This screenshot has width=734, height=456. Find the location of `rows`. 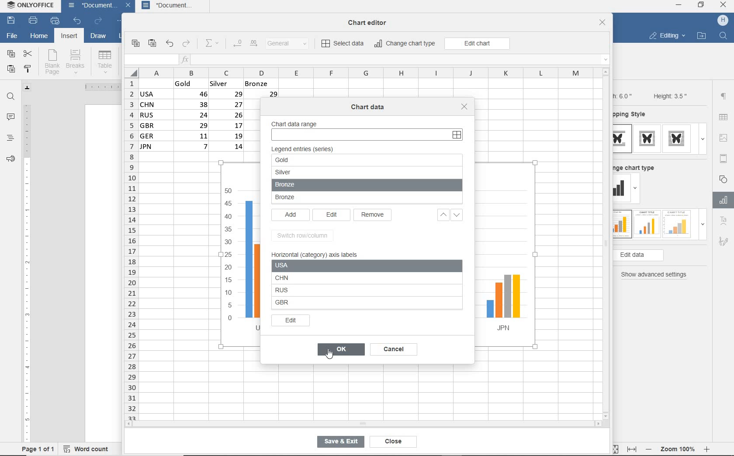

rows is located at coordinates (130, 249).